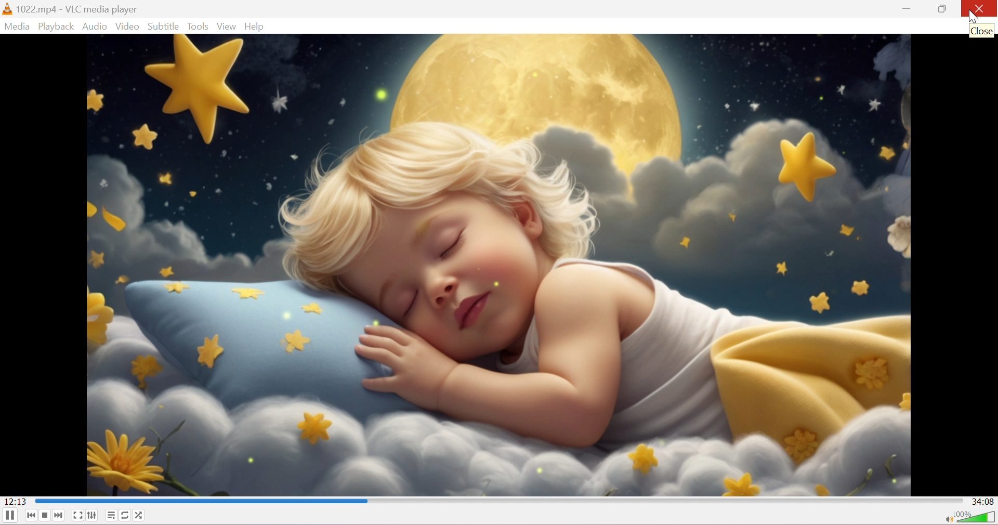 The width and height of the screenshot is (998, 525). Describe the element at coordinates (77, 515) in the screenshot. I see `Toggle the video in fullscreen` at that location.